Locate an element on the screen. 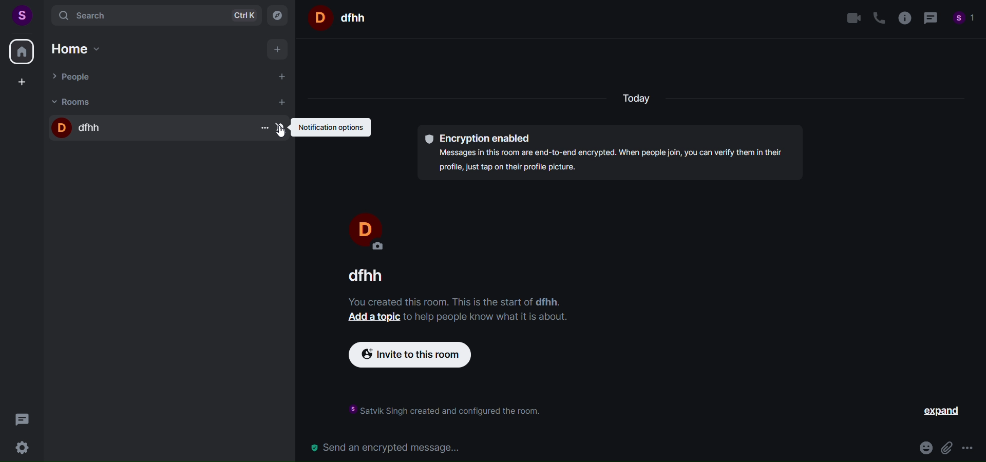 Image resolution: width=986 pixels, height=462 pixels. more is located at coordinates (969, 448).